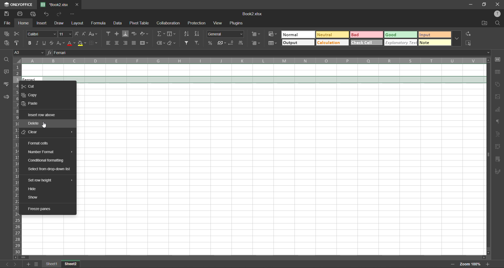 Image resolution: width=504 pixels, height=268 pixels. I want to click on Book2.xlsx, so click(255, 14).